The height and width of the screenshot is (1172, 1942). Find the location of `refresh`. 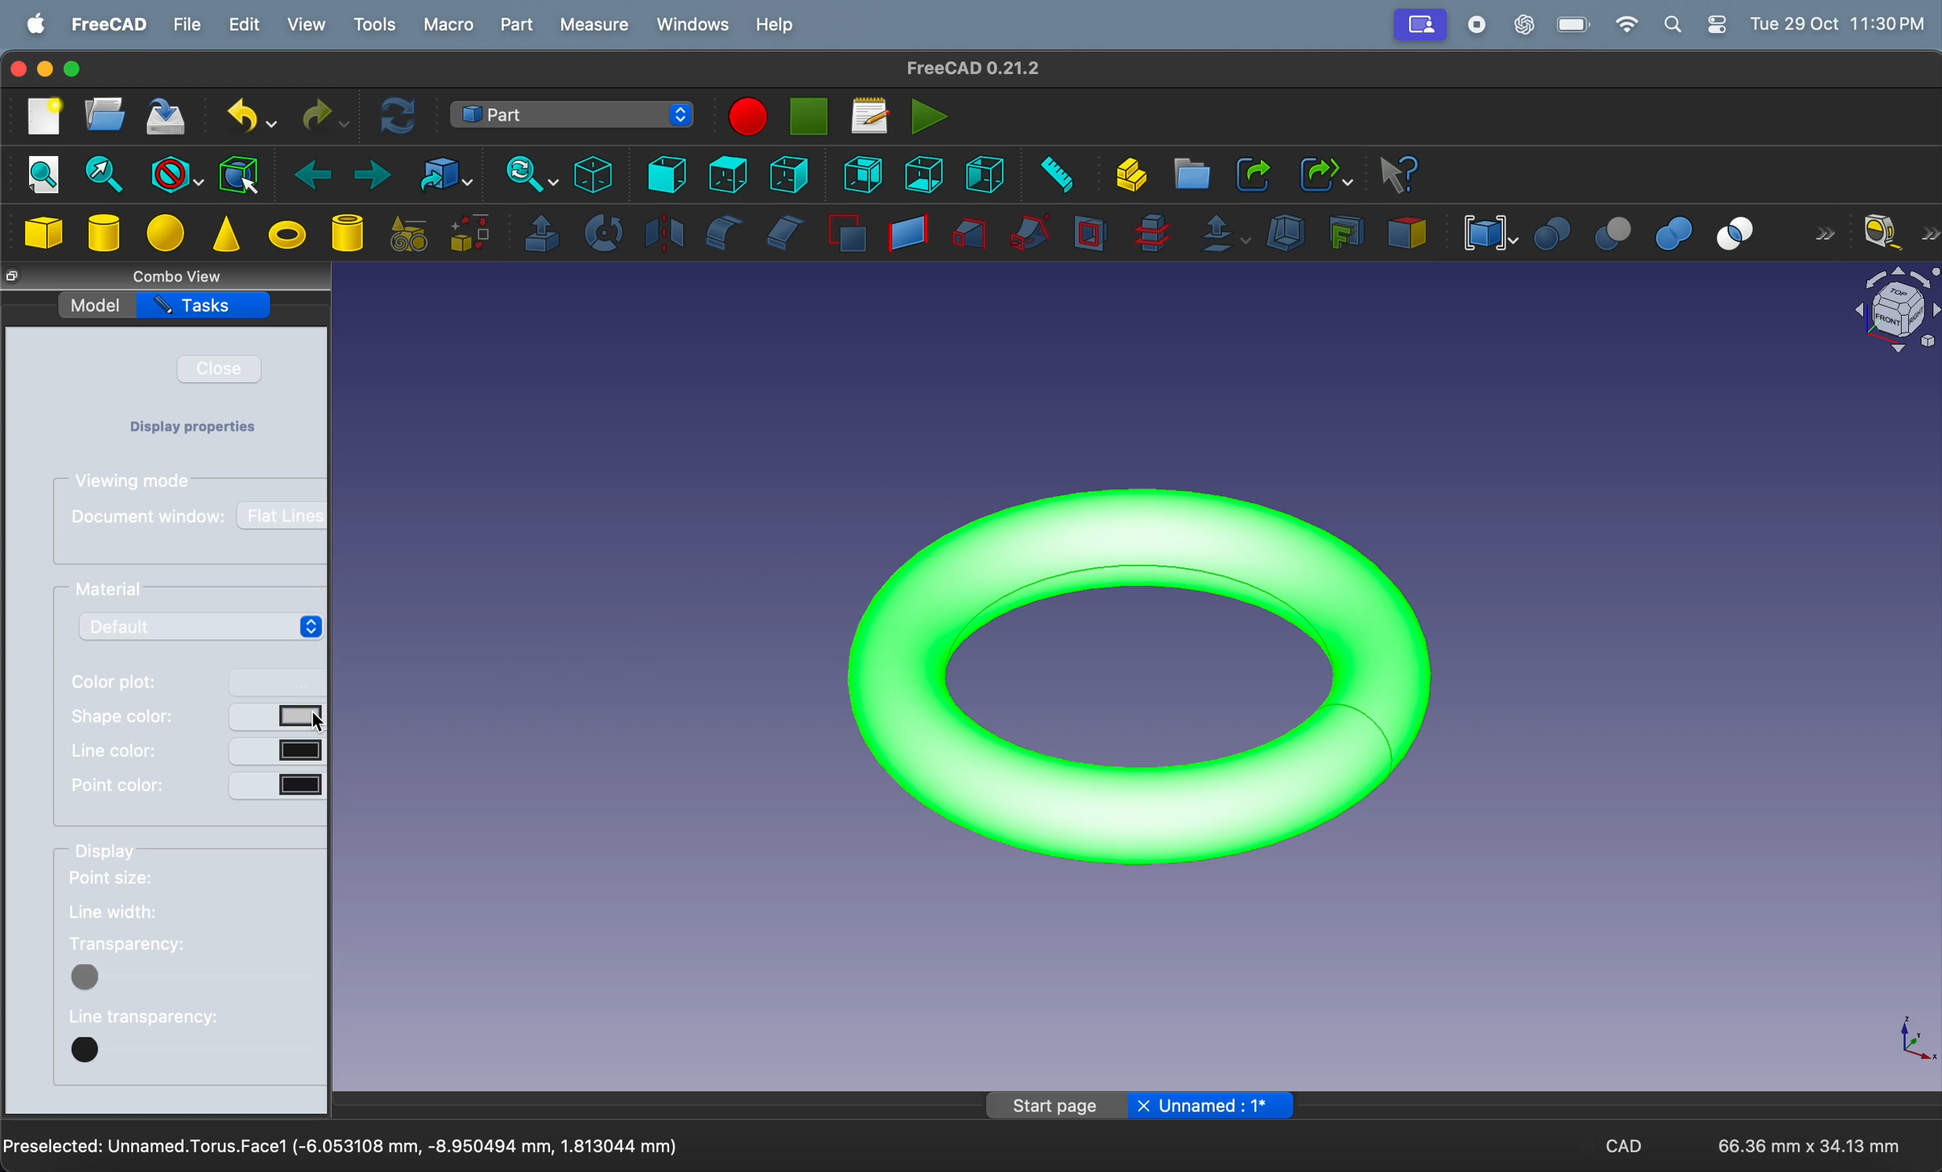

refresh is located at coordinates (400, 117).